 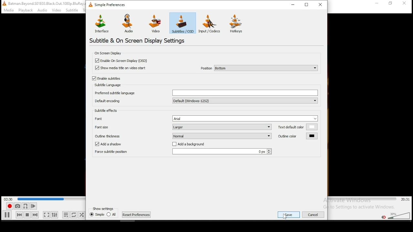 What do you see at coordinates (55, 215) in the screenshot?
I see `show extended settings` at bounding box center [55, 215].